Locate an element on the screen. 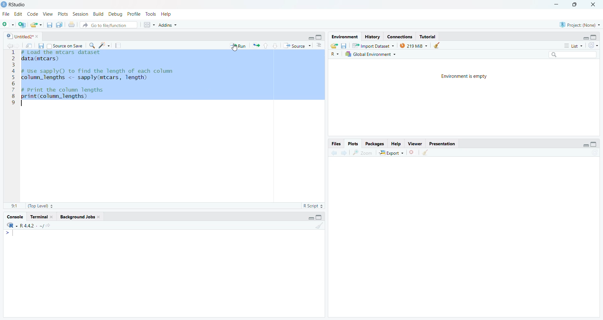 The image size is (603, 320). Help. is located at coordinates (395, 143).